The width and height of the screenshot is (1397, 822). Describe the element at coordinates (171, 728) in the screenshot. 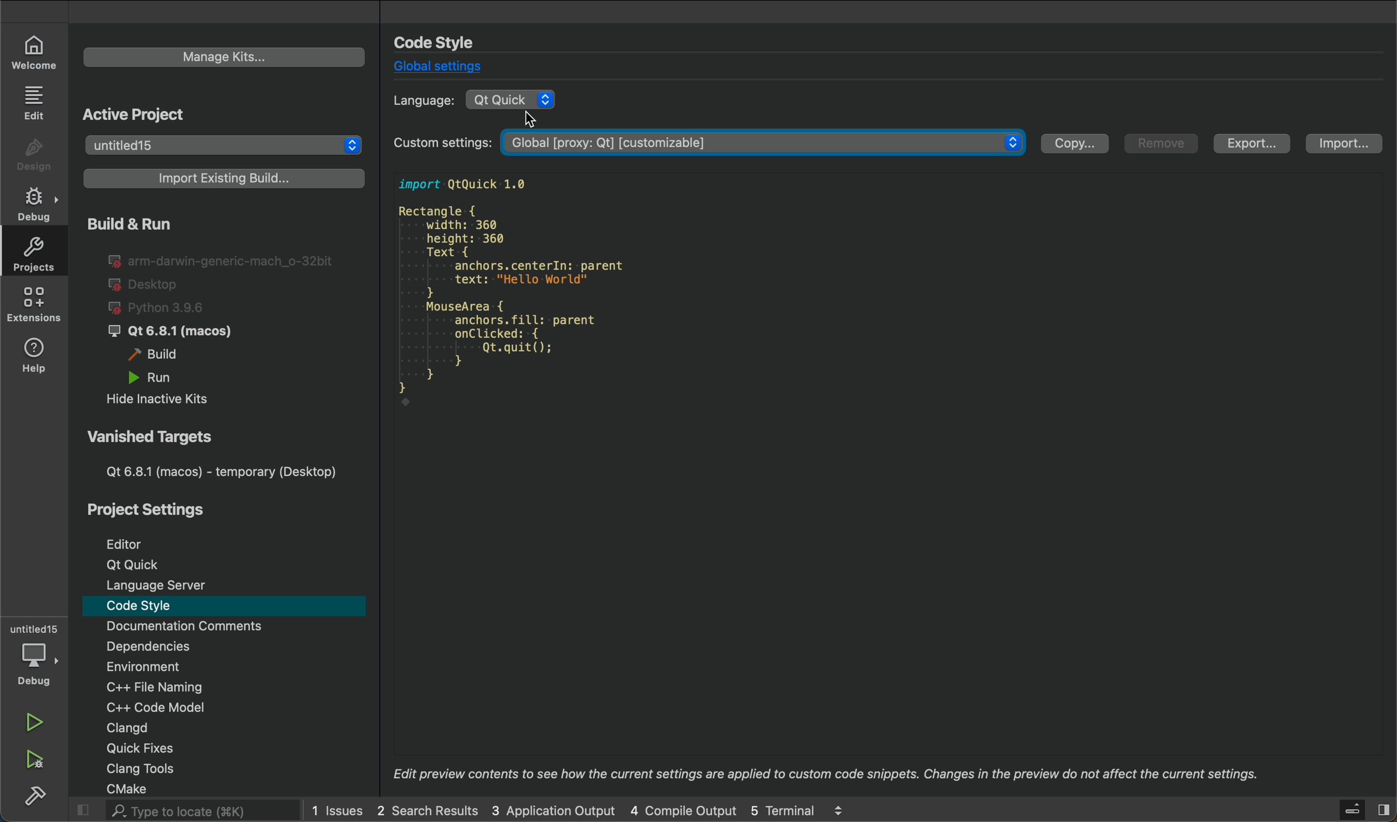

I see `clanged` at that location.